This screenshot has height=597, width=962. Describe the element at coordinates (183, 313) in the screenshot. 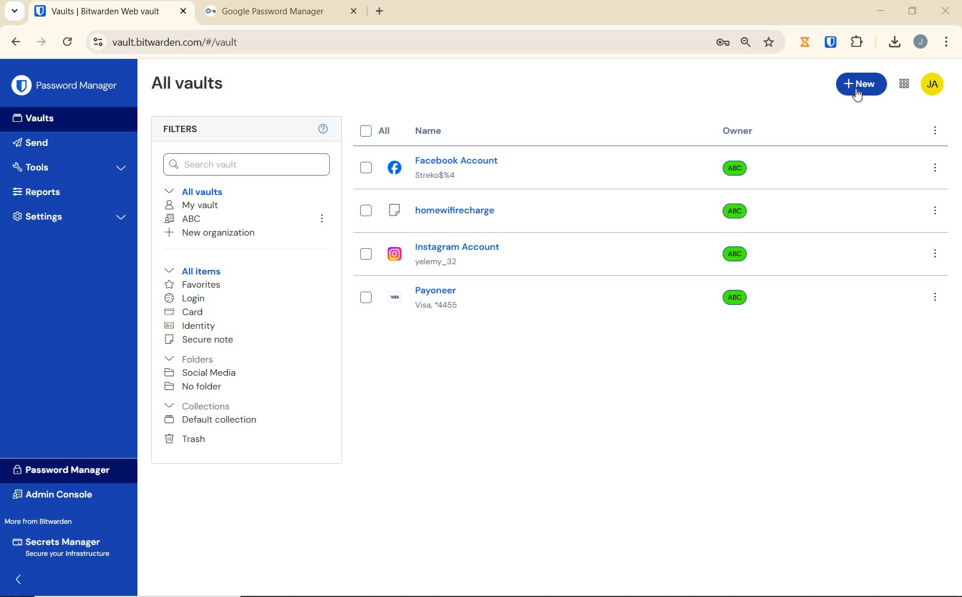

I see `card` at that location.